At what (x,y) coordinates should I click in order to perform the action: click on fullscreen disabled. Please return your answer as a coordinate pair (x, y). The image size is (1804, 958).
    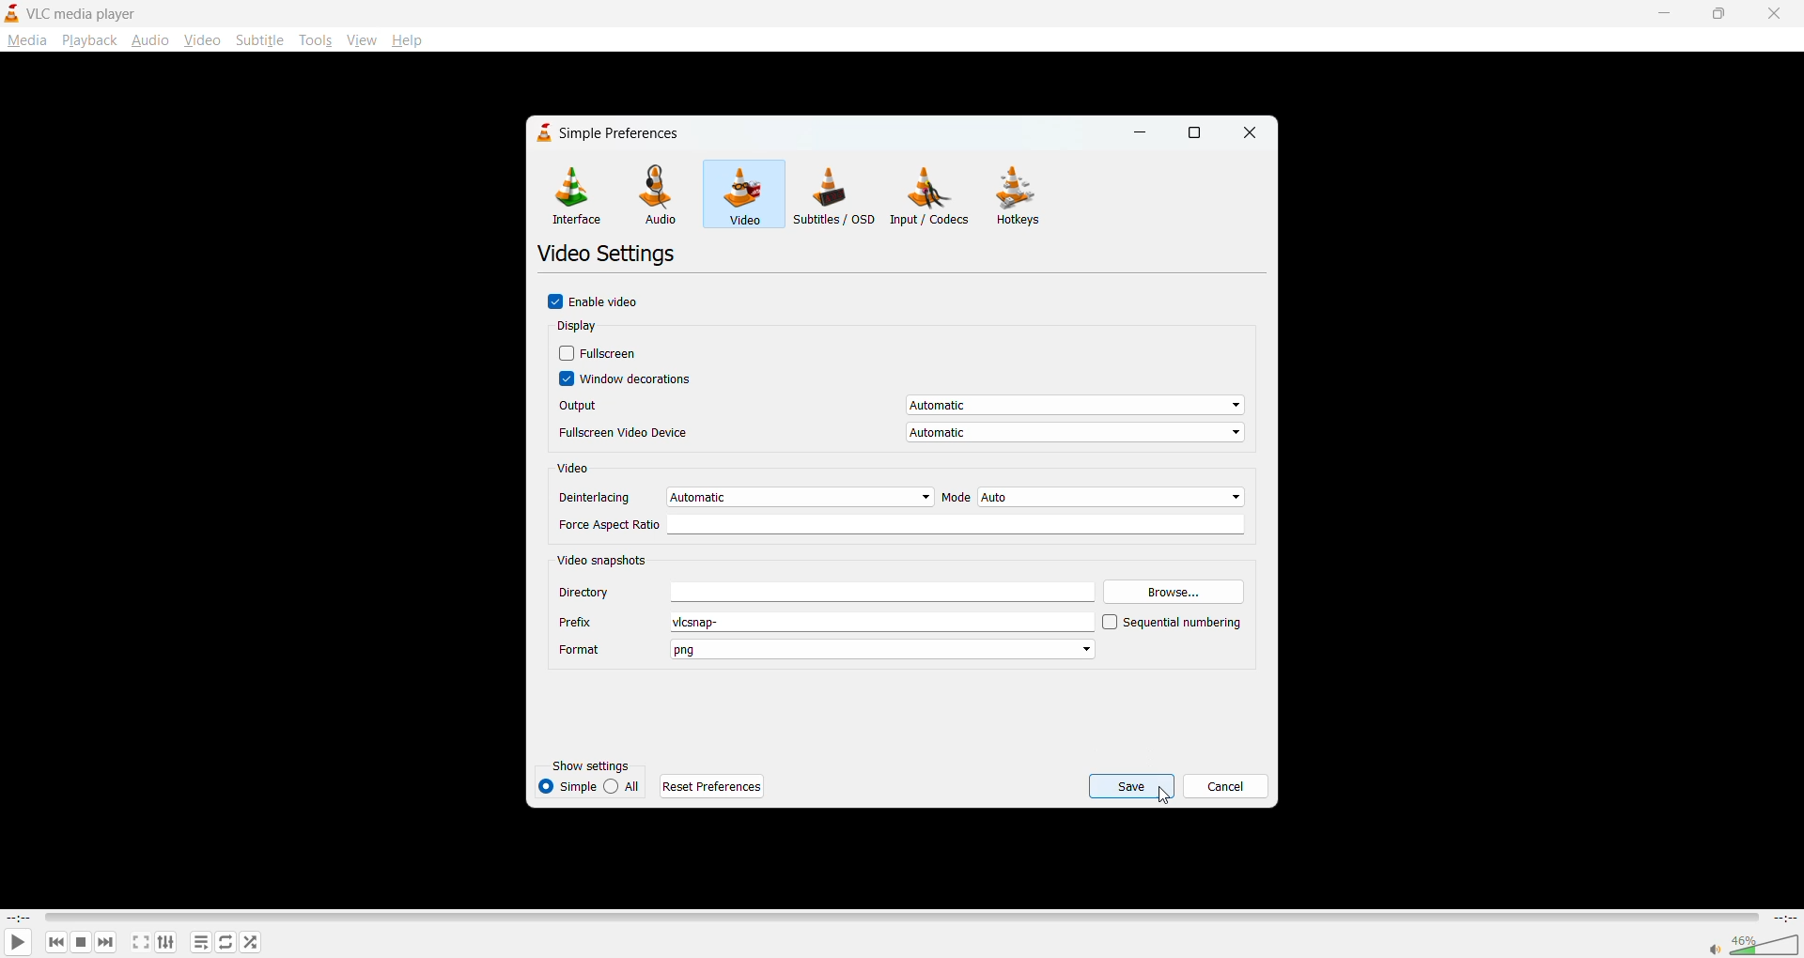
    Looking at the image, I should click on (601, 354).